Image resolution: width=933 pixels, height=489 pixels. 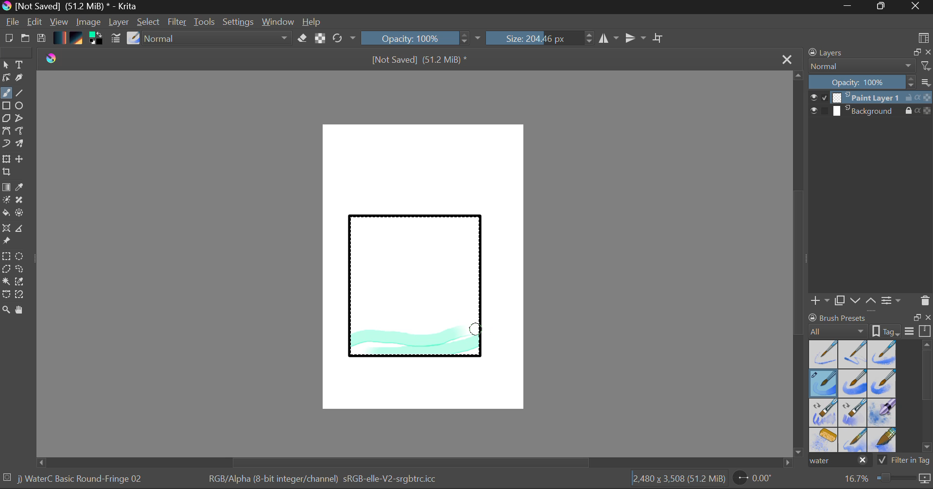 What do you see at coordinates (824, 353) in the screenshot?
I see `Water C - Dry` at bounding box center [824, 353].